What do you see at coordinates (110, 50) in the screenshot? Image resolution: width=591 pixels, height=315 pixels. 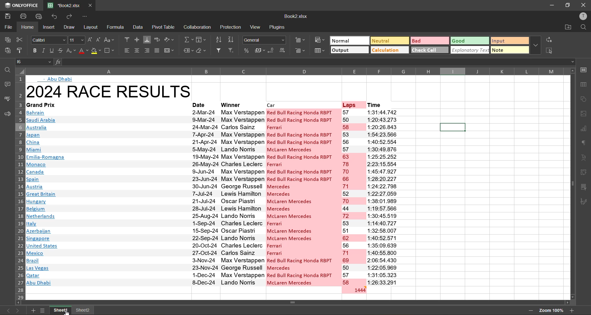 I see `borders` at bounding box center [110, 50].